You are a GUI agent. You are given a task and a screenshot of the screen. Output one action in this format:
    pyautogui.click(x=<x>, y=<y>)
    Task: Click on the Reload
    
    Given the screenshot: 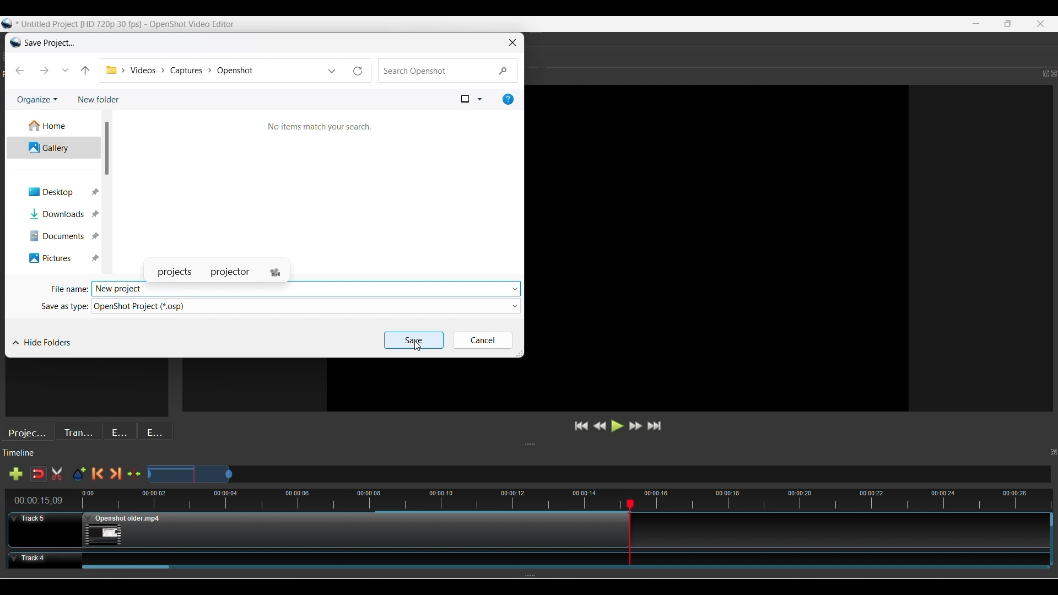 What is the action you would take?
    pyautogui.click(x=358, y=71)
    